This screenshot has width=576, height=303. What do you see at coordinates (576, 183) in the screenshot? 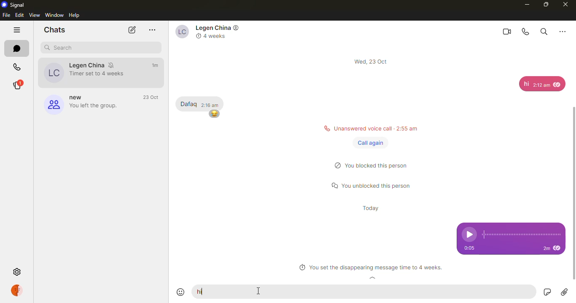
I see `scroll bar` at bounding box center [576, 183].